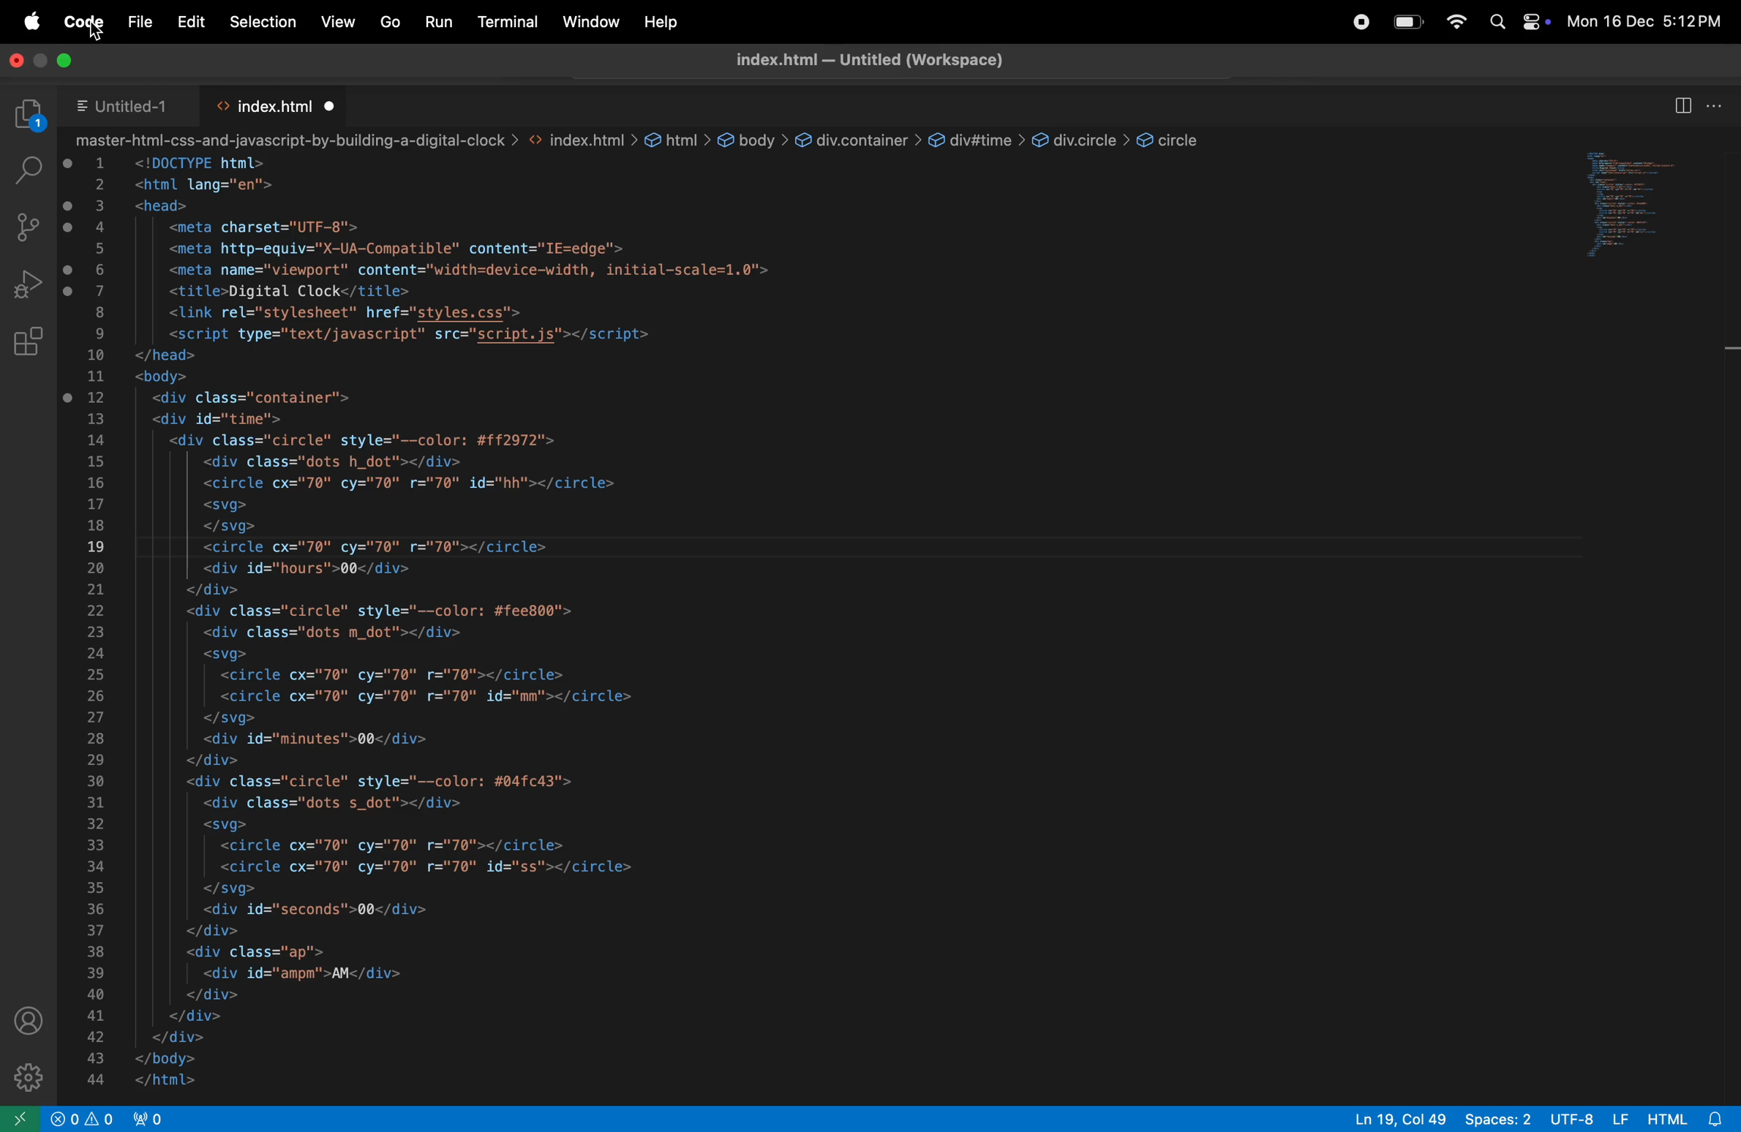 Image resolution: width=1741 pixels, height=1132 pixels. Describe the element at coordinates (466, 269) in the screenshot. I see `<meta name="viewport" content="width=device-width, initial-scale=1.0">` at that location.